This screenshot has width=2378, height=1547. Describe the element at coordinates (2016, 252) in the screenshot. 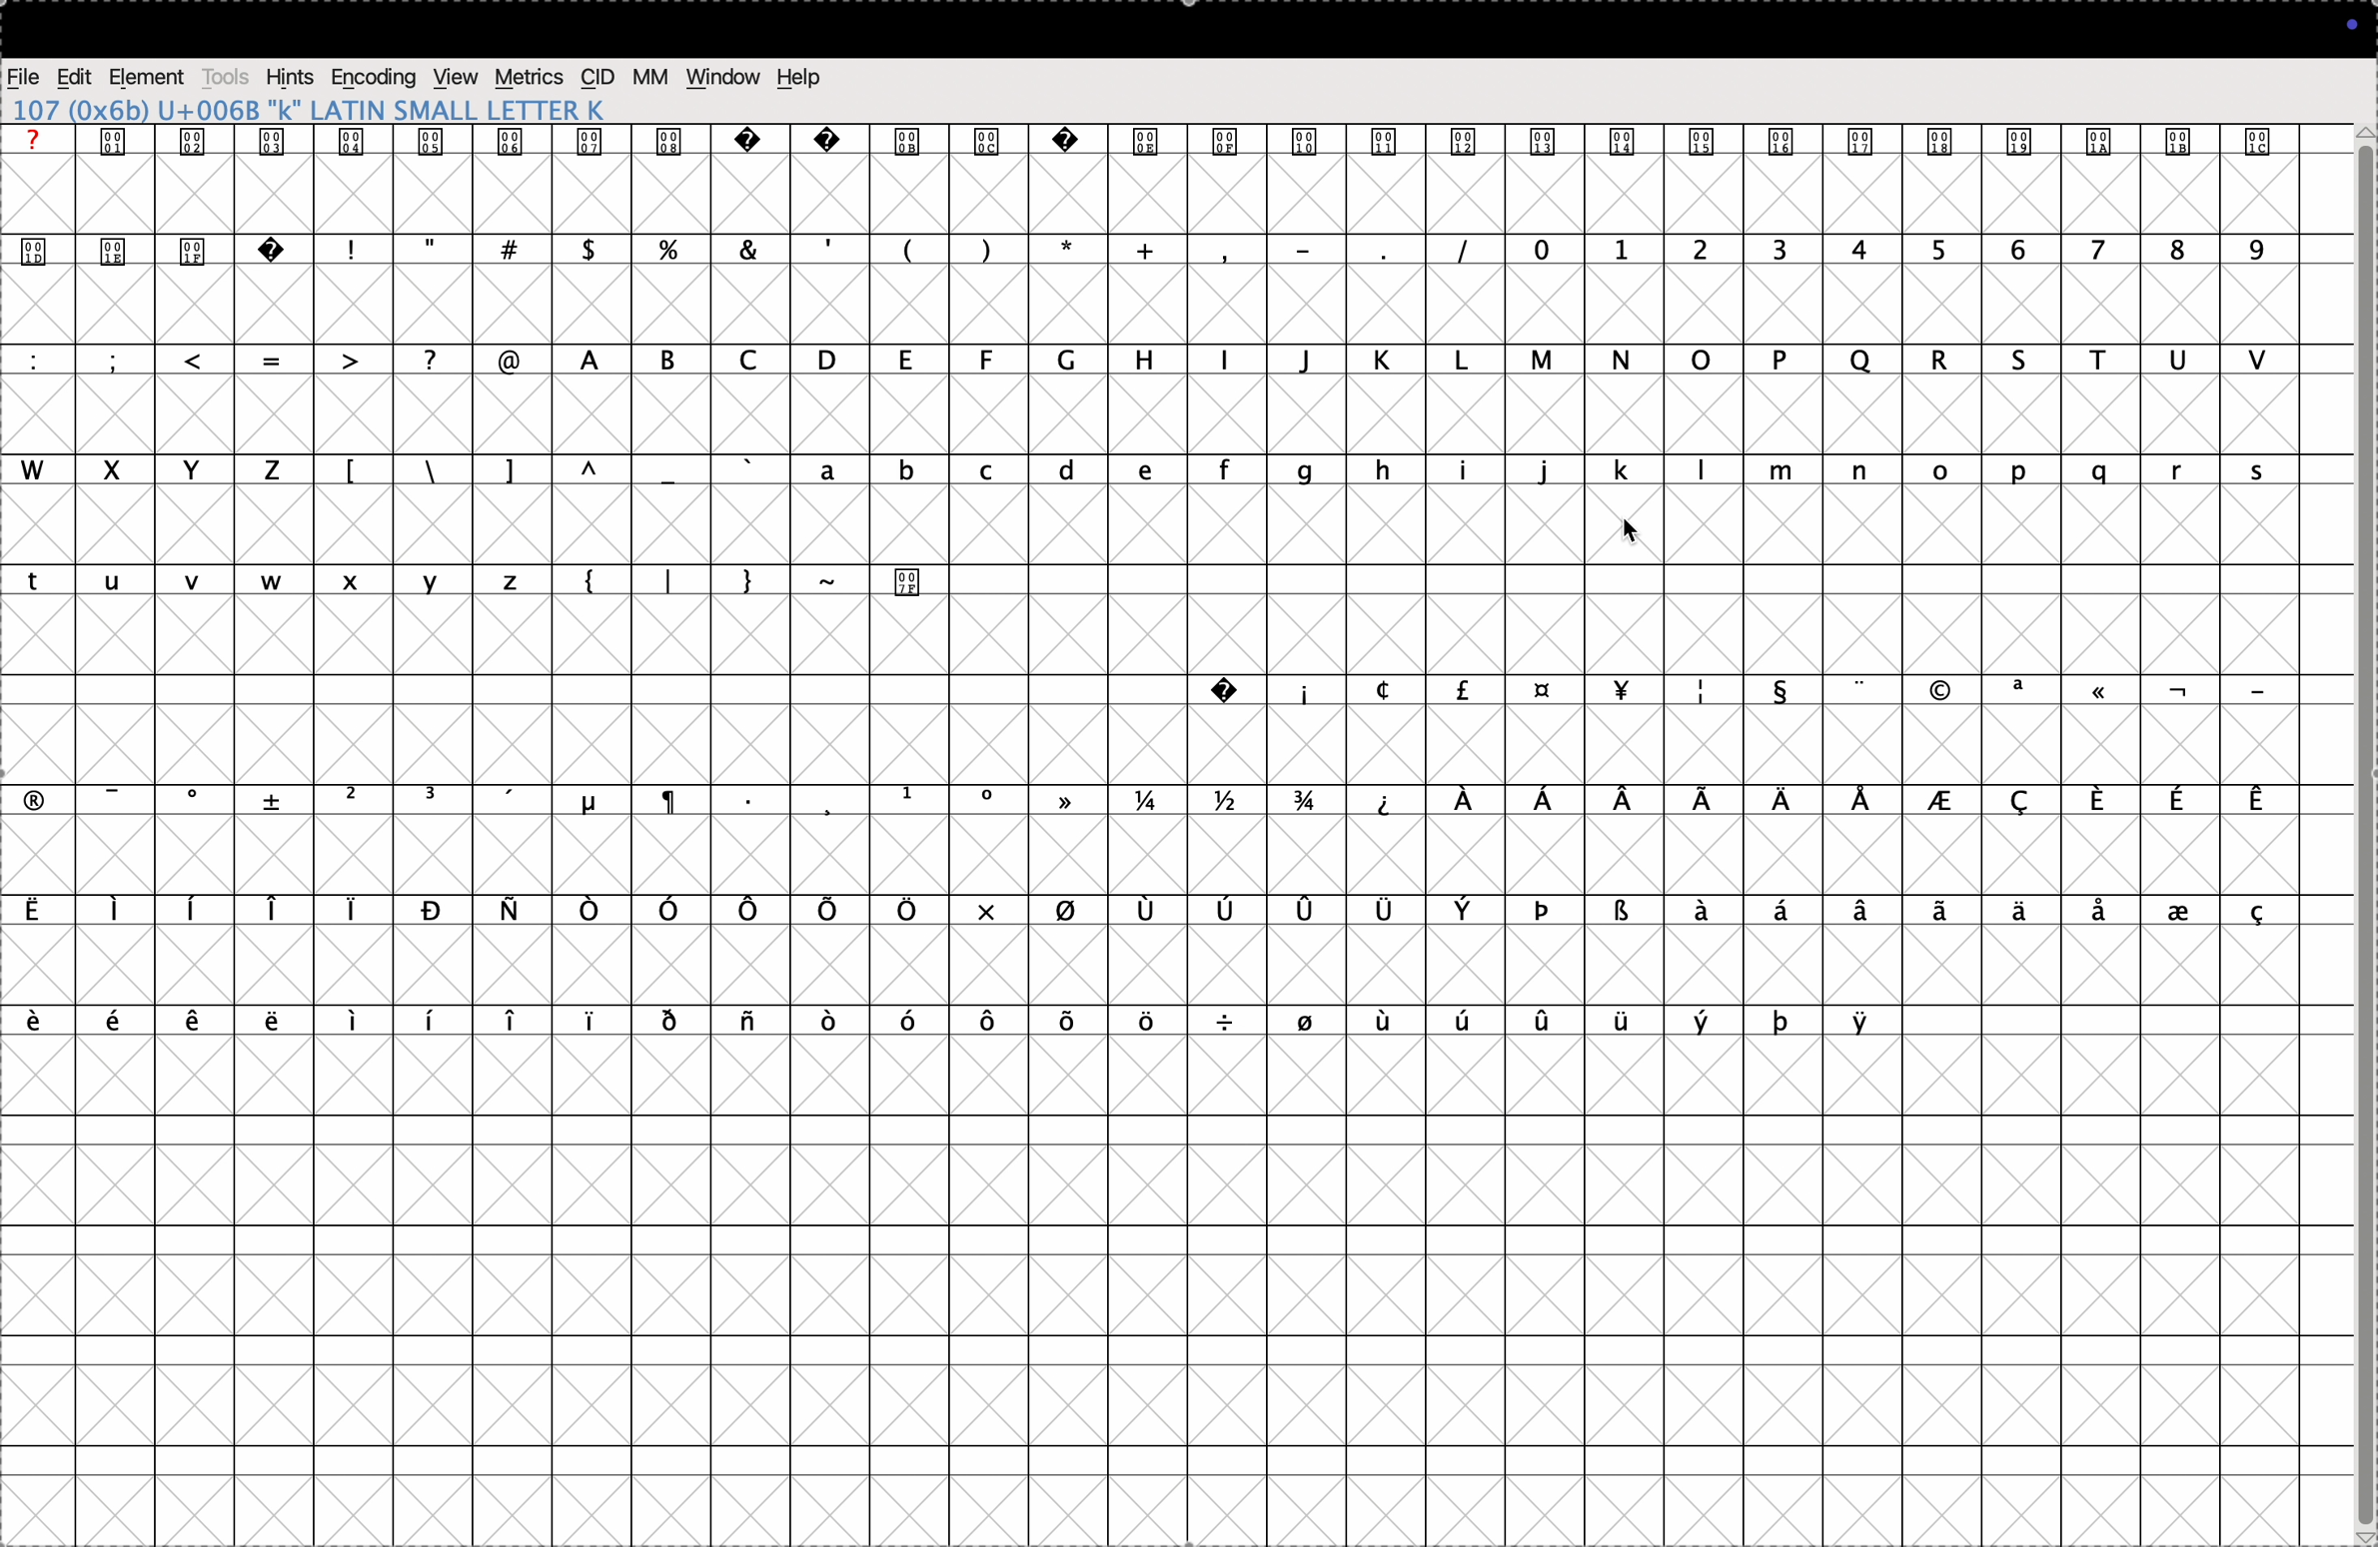

I see `6` at that location.